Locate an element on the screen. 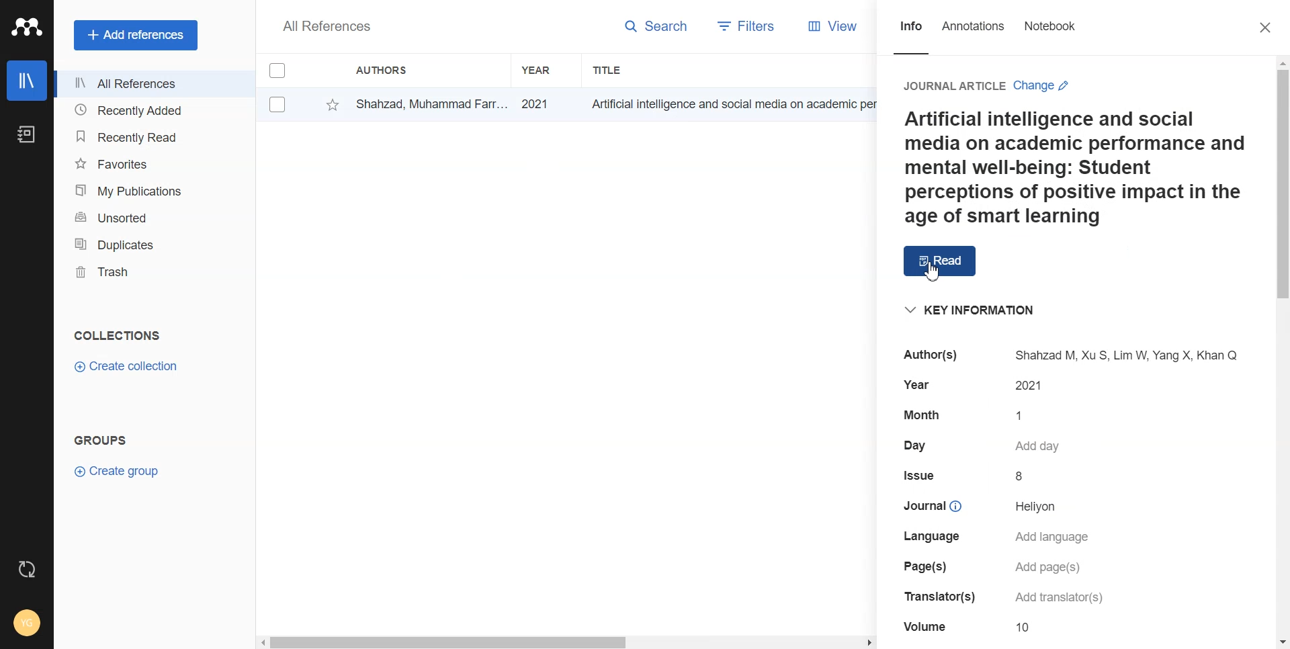 This screenshot has width=1290, height=649. Journal article is located at coordinates (953, 85).